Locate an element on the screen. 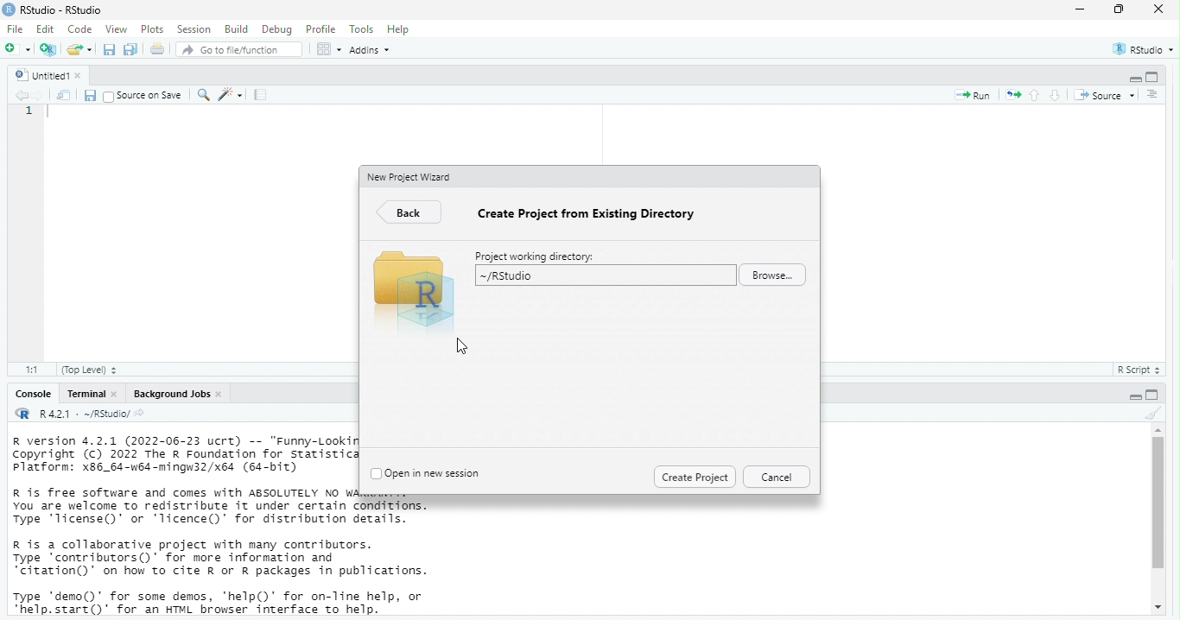  create a project is located at coordinates (49, 48).